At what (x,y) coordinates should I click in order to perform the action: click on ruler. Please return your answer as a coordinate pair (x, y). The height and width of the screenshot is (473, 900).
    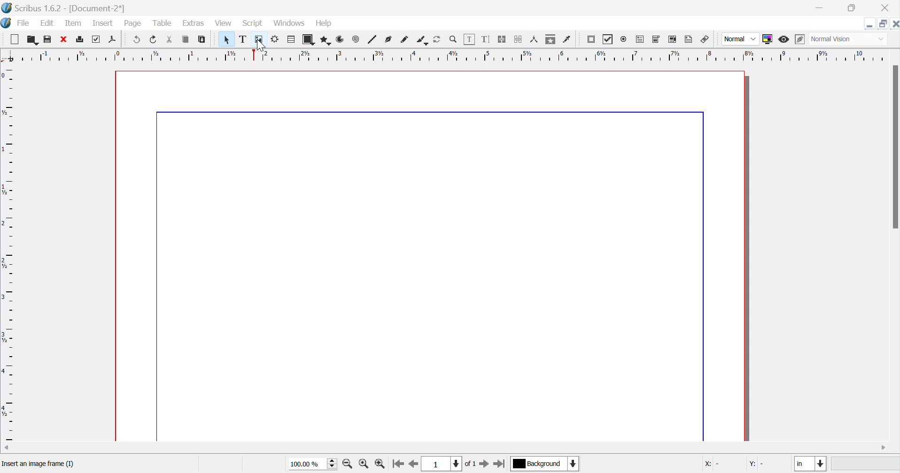
    Looking at the image, I should click on (8, 254).